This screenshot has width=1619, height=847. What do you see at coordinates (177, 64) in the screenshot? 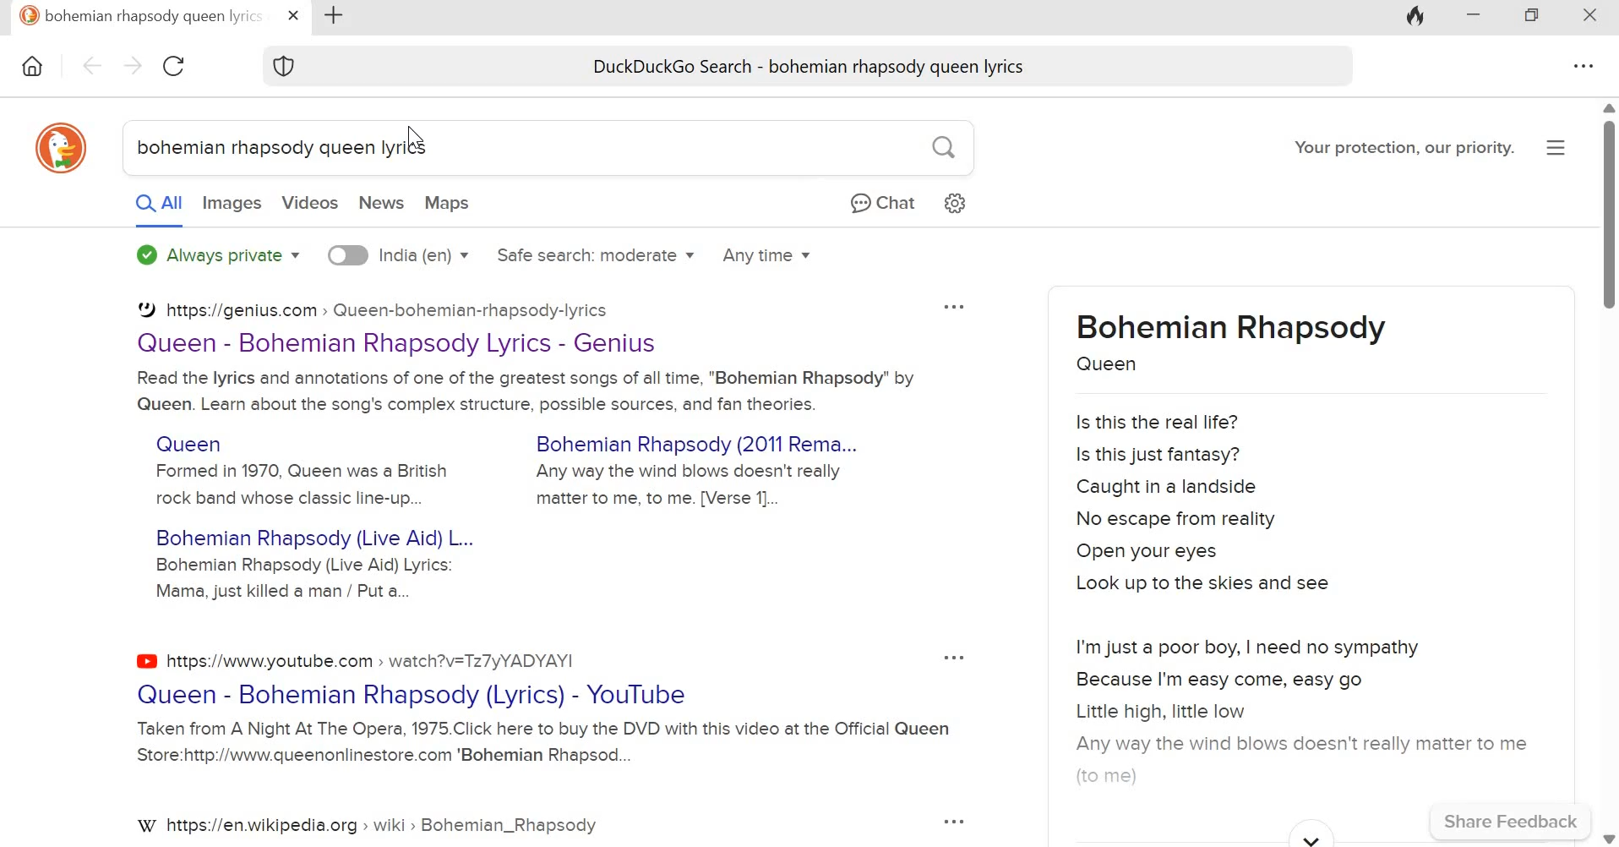
I see `Reload this page` at bounding box center [177, 64].